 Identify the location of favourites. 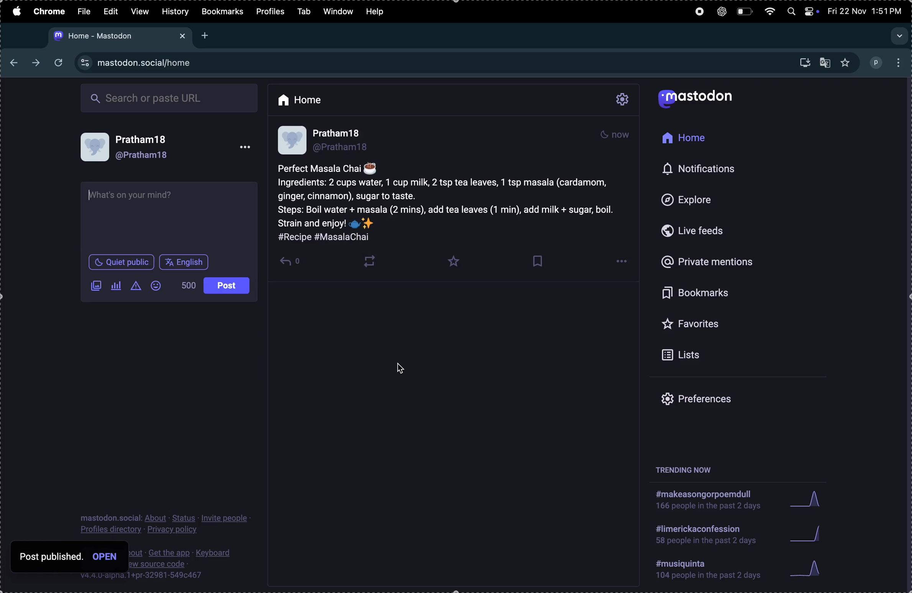
(845, 63).